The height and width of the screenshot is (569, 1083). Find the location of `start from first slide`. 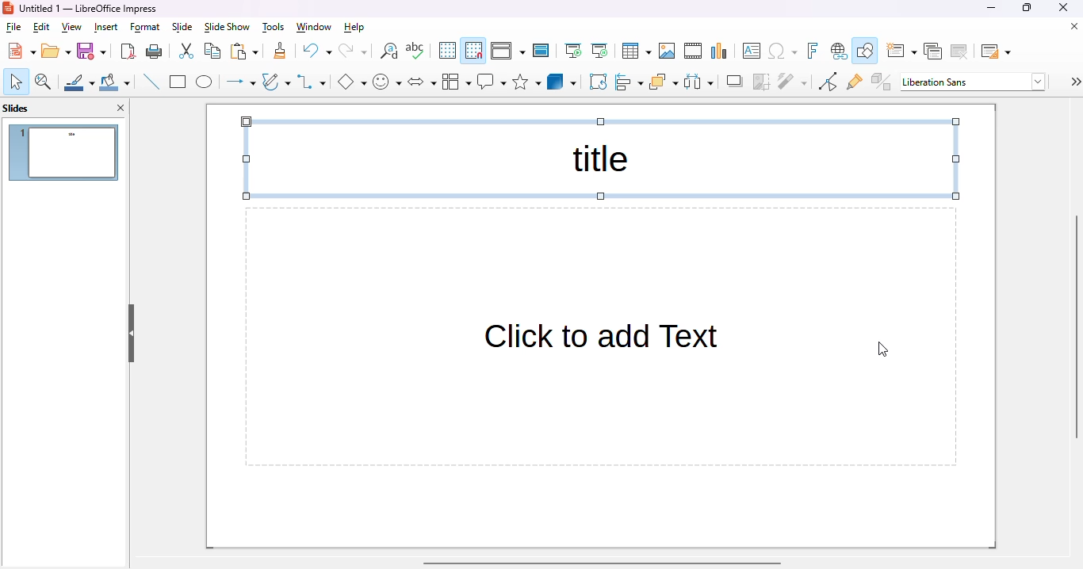

start from first slide is located at coordinates (575, 51).